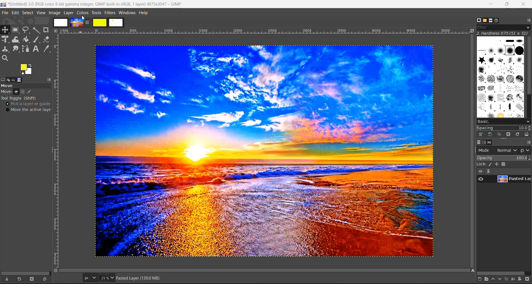 This screenshot has width=532, height=284. What do you see at coordinates (83, 12) in the screenshot?
I see `colors` at bounding box center [83, 12].